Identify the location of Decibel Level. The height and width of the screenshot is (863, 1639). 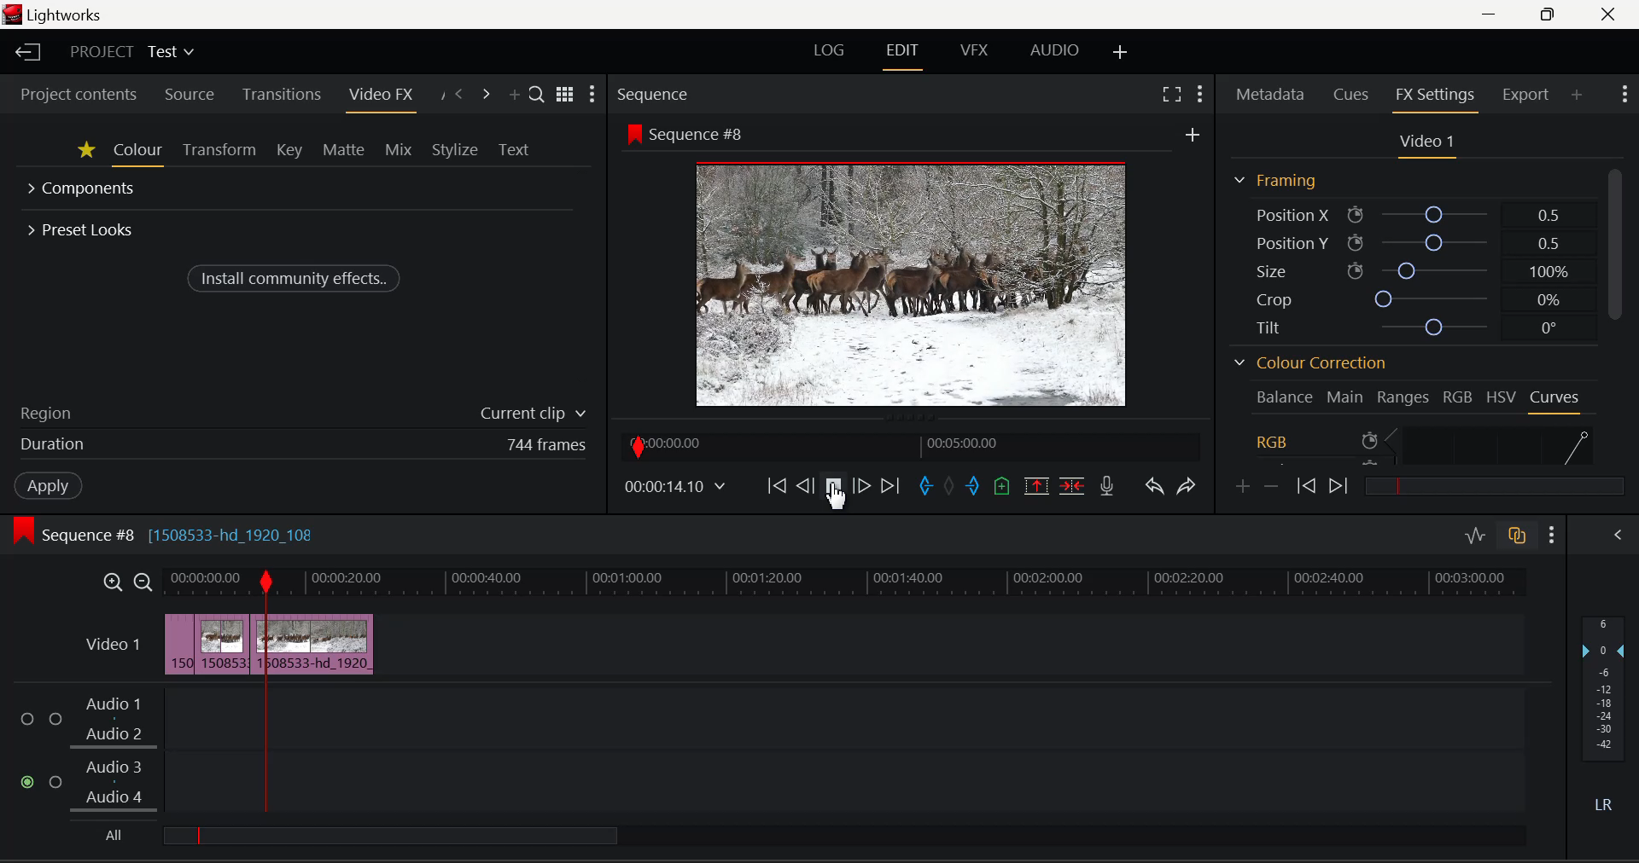
(1602, 710).